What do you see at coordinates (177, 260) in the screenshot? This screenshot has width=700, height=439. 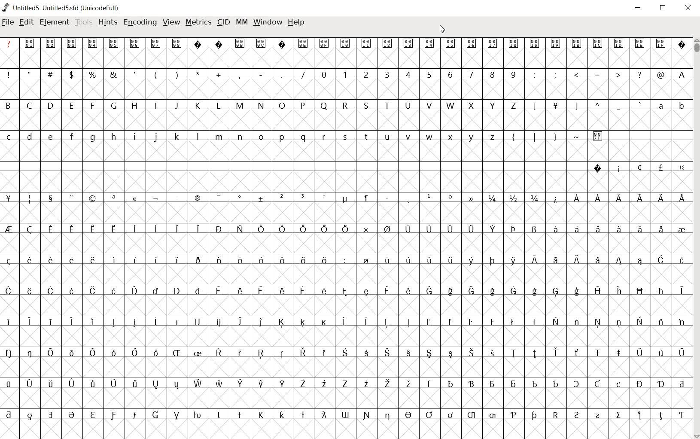 I see `Symbol` at bounding box center [177, 260].